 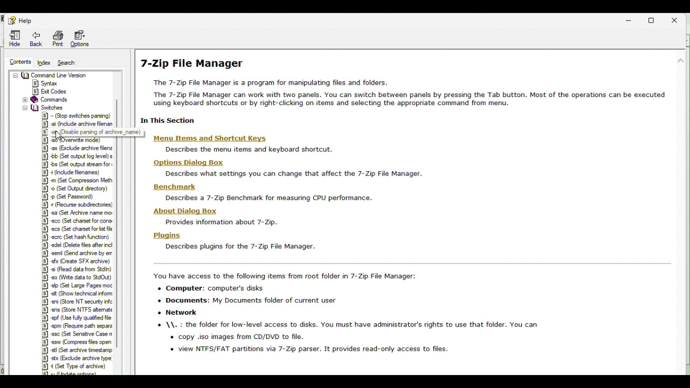 What do you see at coordinates (237, 247) in the screenshot?
I see `Descnbes plugins for the 7-Zip File Manager.` at bounding box center [237, 247].